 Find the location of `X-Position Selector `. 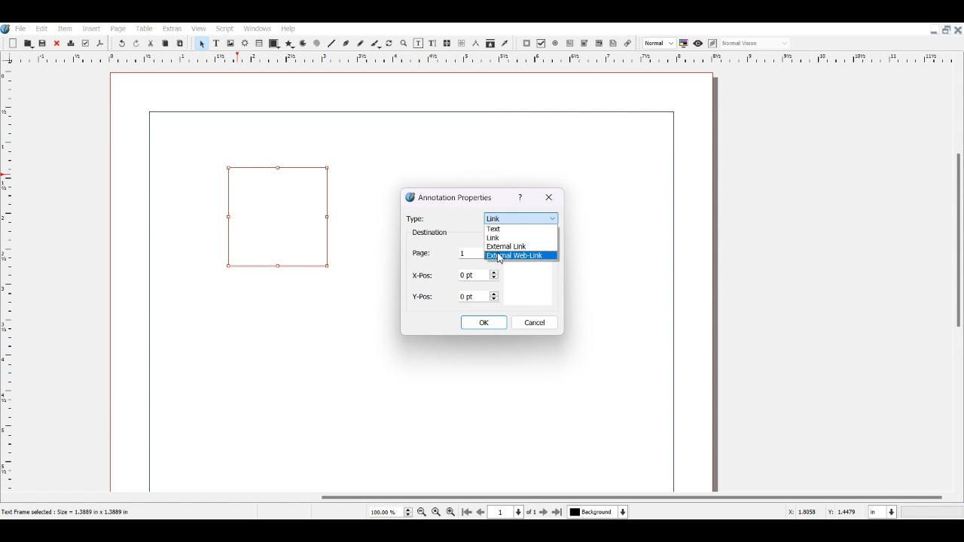

X-Position Selector  is located at coordinates (455, 275).